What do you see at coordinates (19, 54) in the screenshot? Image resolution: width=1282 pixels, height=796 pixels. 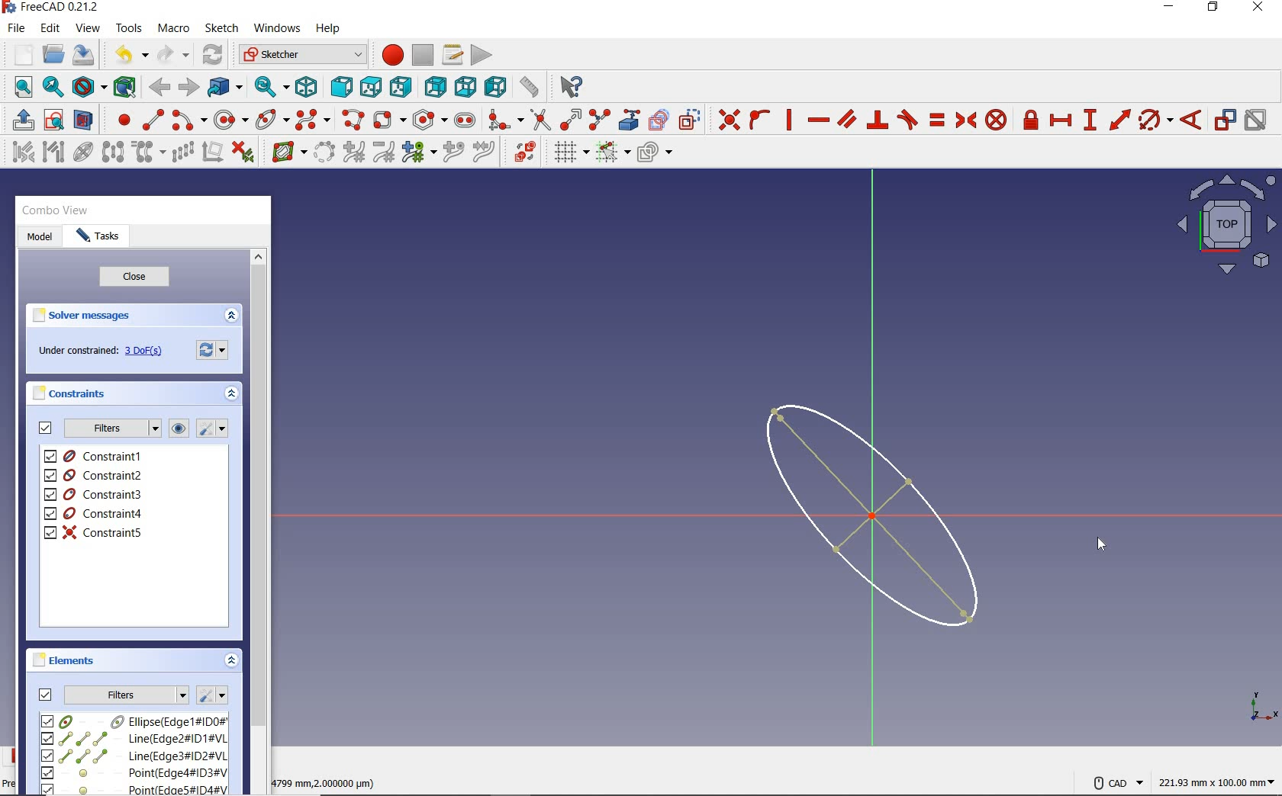 I see `new` at bounding box center [19, 54].